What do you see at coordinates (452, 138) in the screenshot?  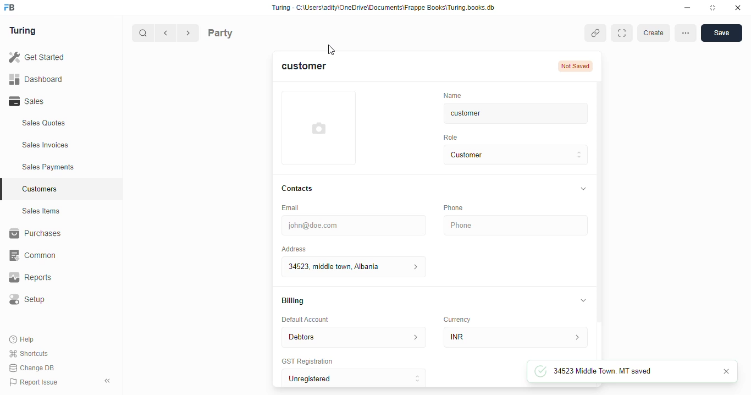 I see `Role` at bounding box center [452, 138].